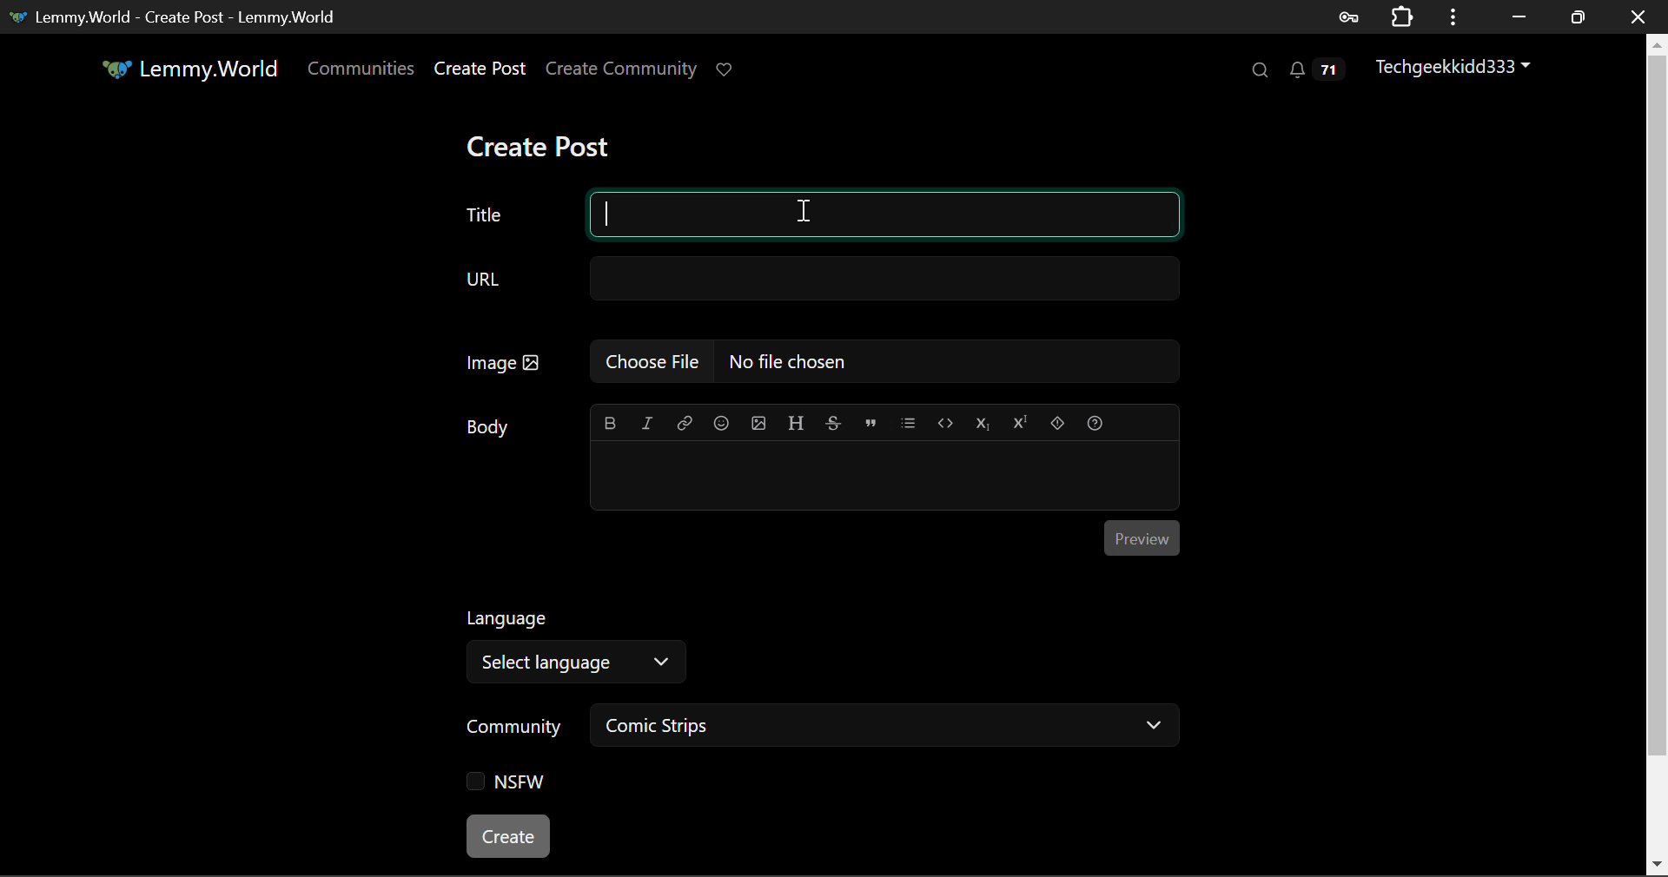 Image resolution: width=1668 pixels, height=877 pixels. Describe the element at coordinates (943, 420) in the screenshot. I see `code` at that location.